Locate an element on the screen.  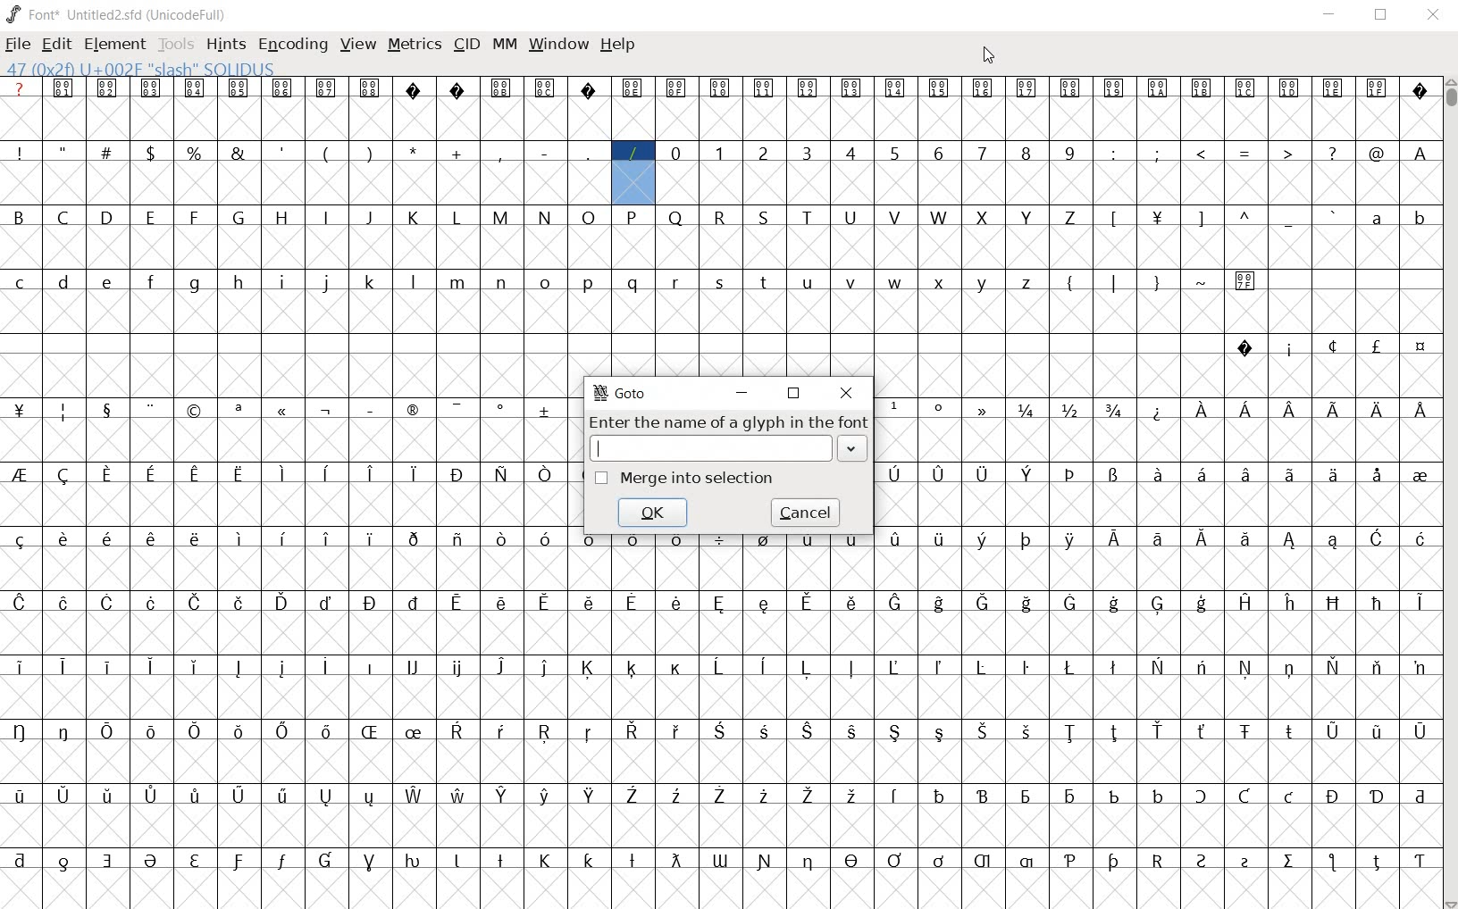
glyph is located at coordinates (283, 152).